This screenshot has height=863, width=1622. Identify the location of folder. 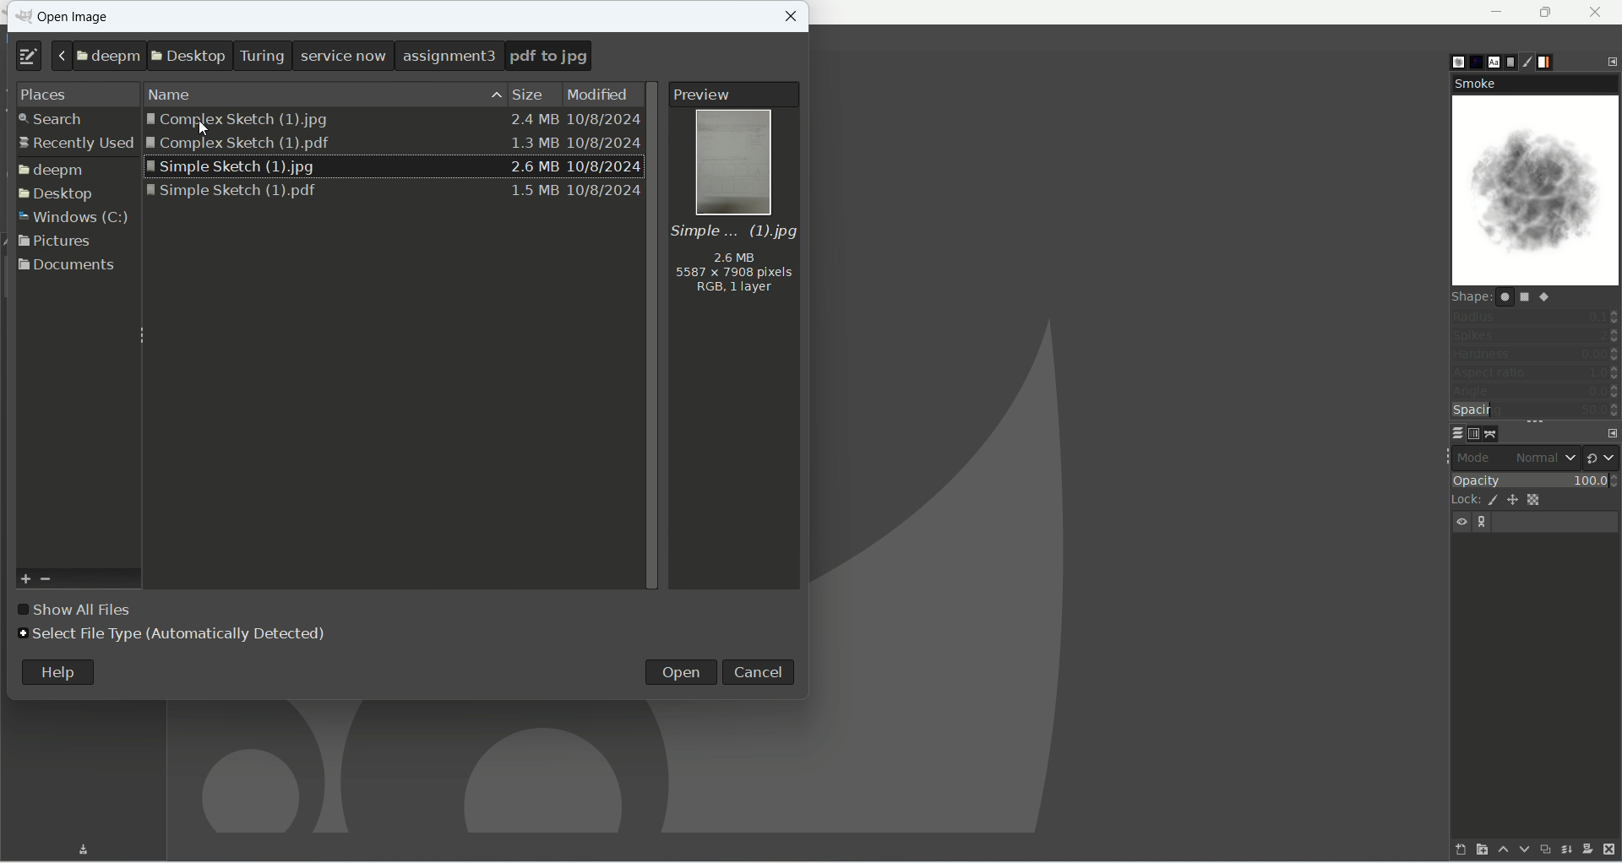
(53, 171).